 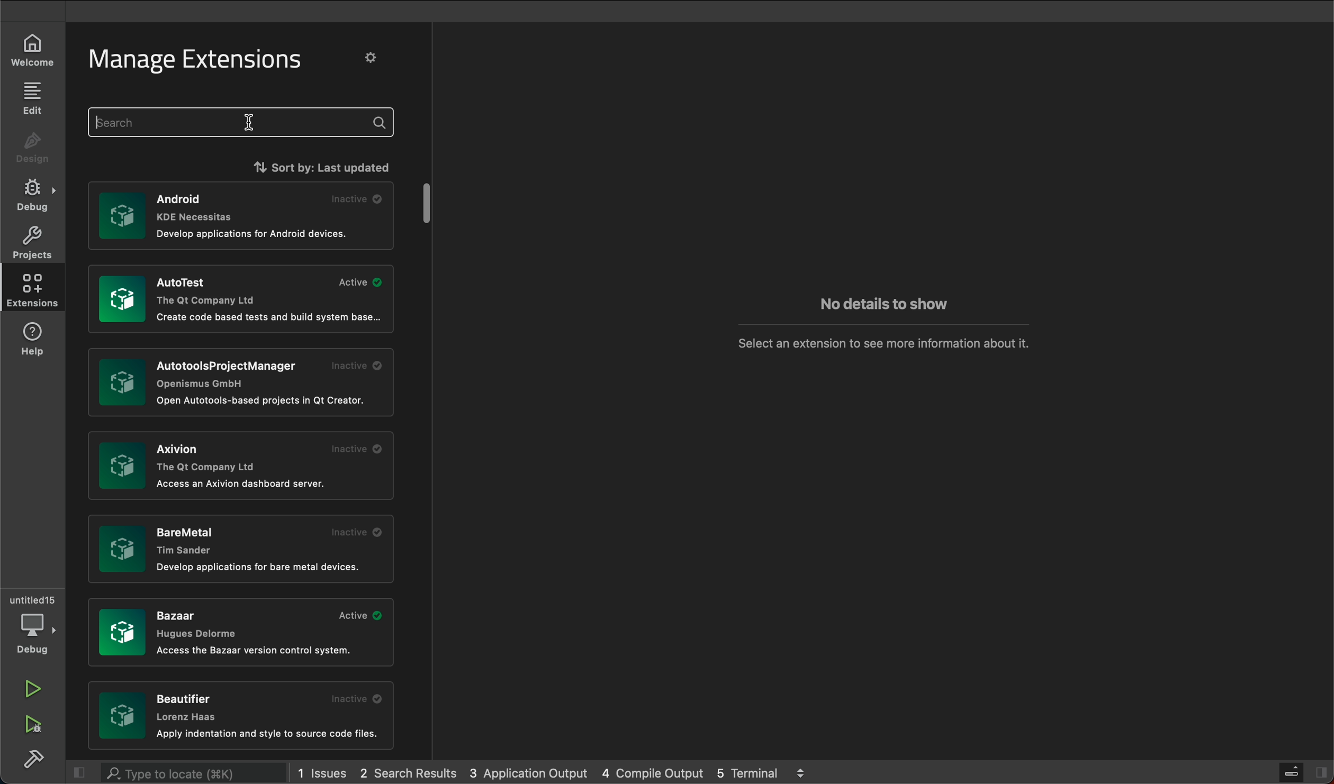 I want to click on inactive, so click(x=358, y=366).